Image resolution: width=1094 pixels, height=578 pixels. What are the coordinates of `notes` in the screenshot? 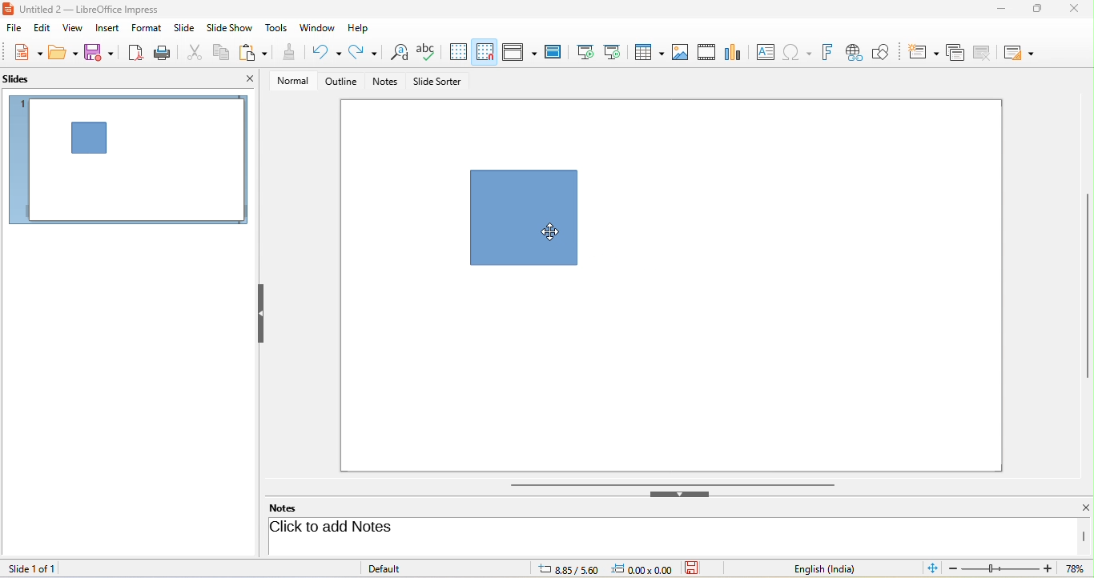 It's located at (387, 82).